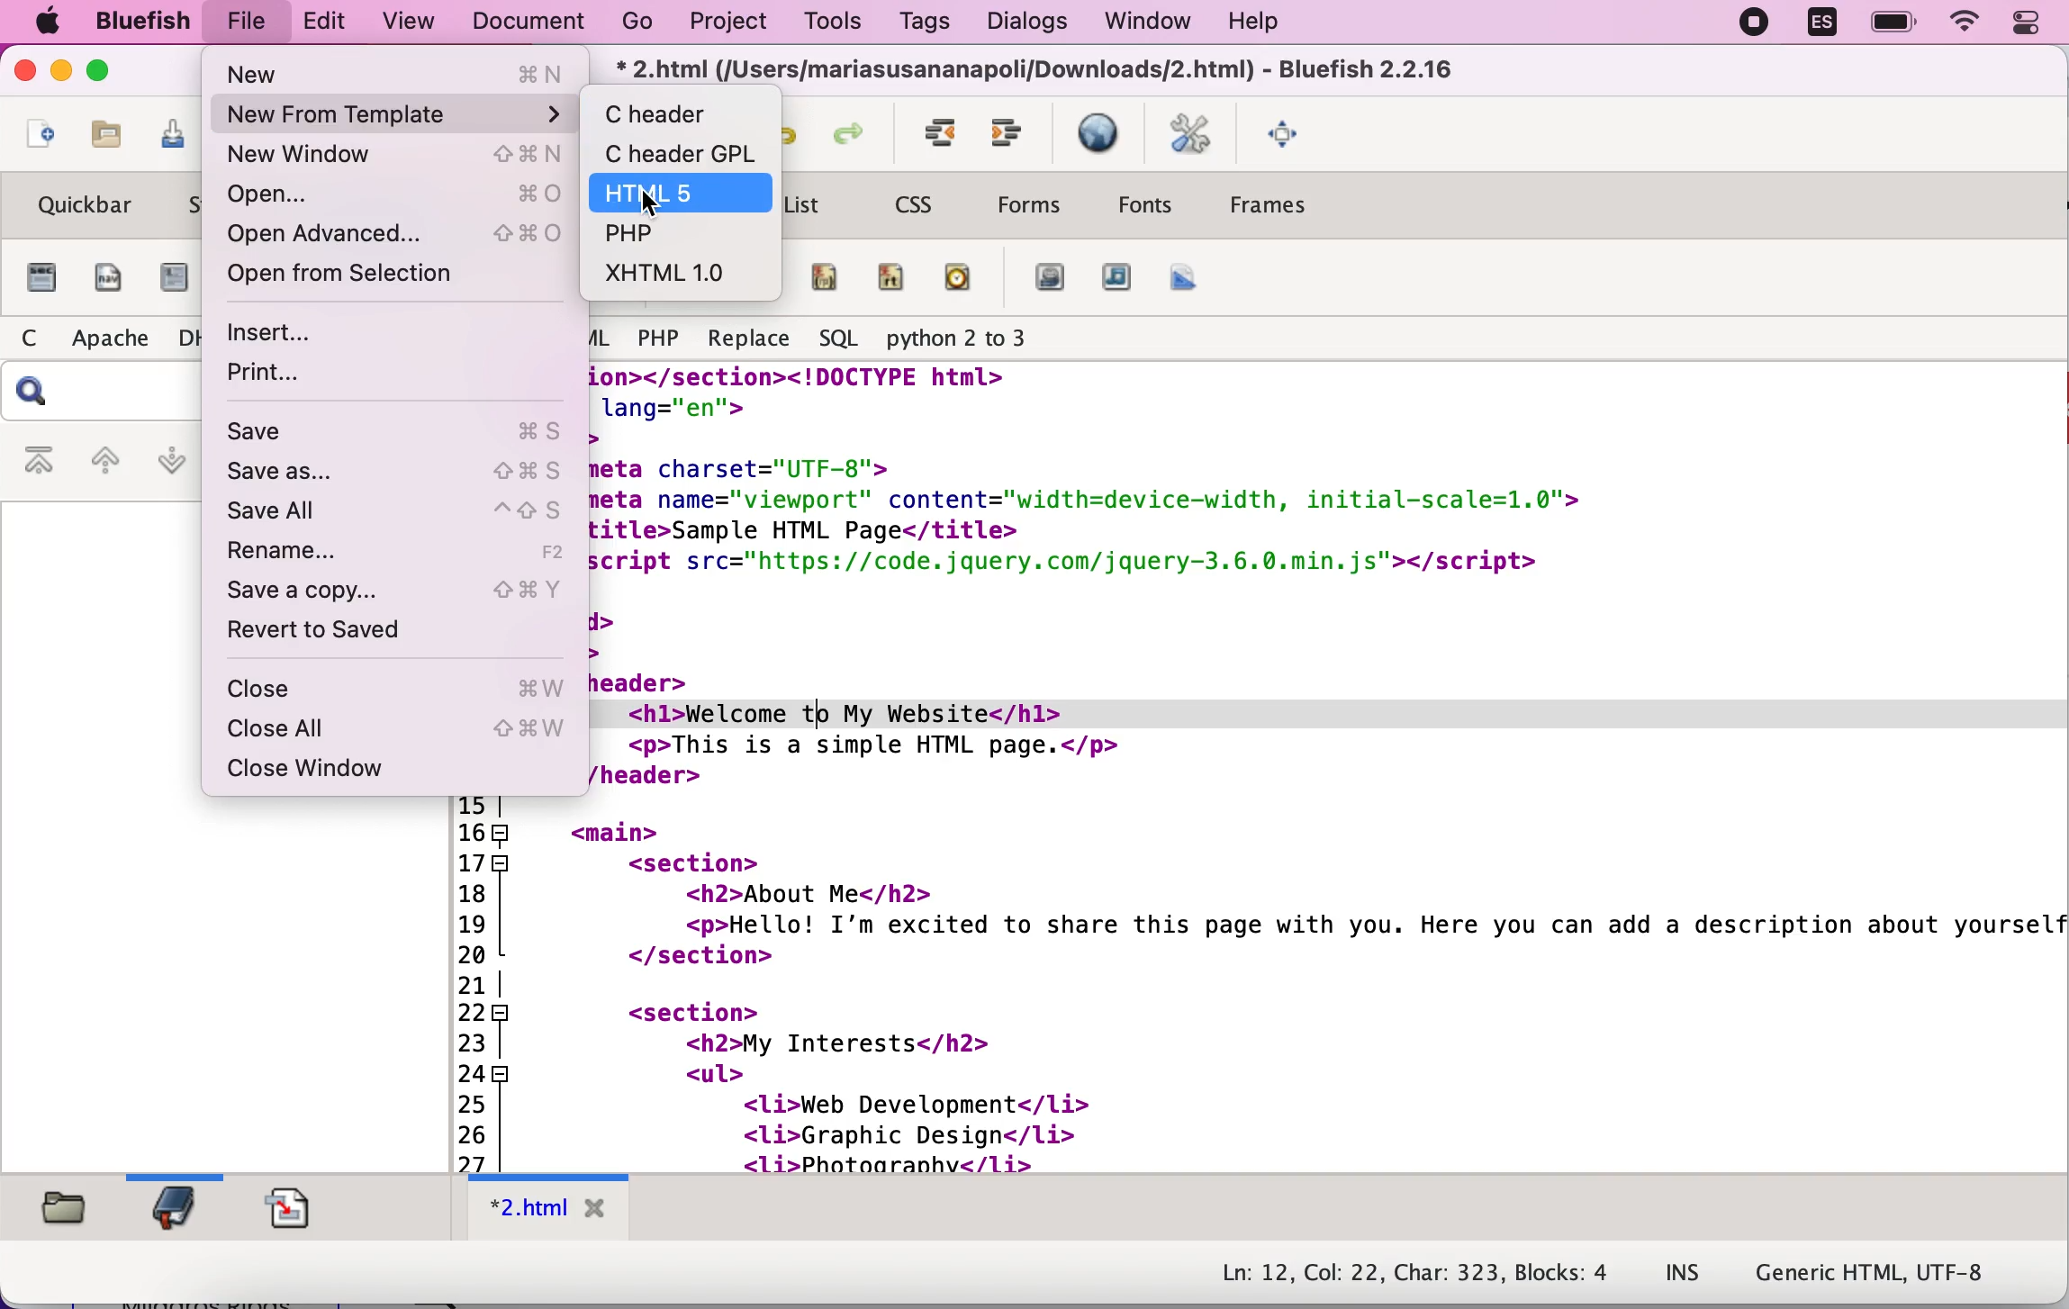 This screenshot has height=1309, width=2069. I want to click on phyton 2 to 3, so click(962, 338).